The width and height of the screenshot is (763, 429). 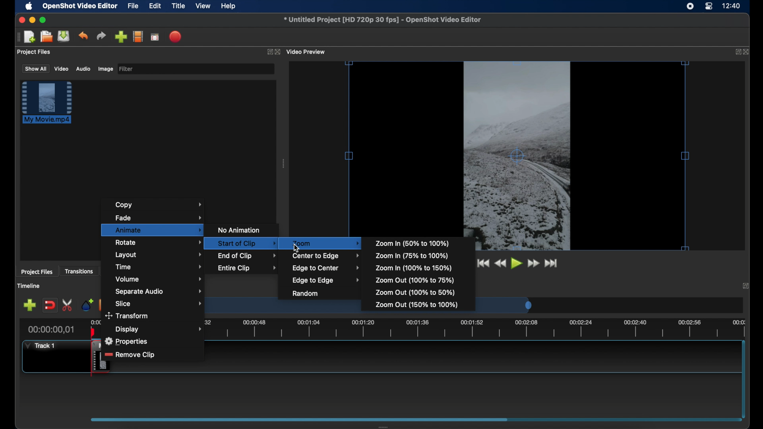 I want to click on animate menu highlighted, so click(x=152, y=230).